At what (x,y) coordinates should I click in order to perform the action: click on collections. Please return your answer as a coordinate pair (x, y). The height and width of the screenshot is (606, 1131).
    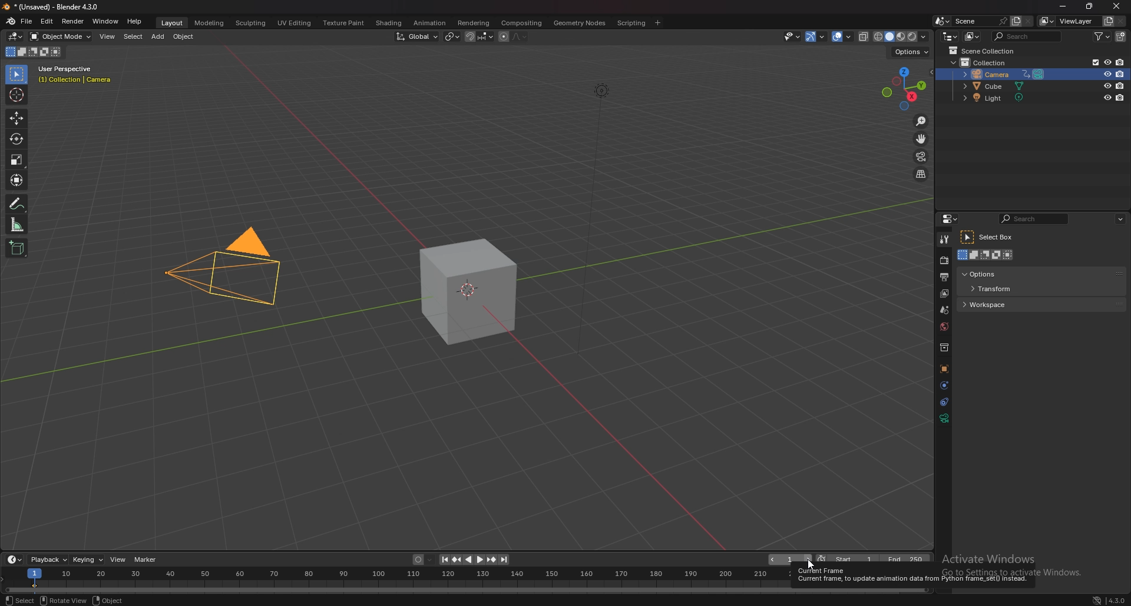
    Looking at the image, I should click on (944, 348).